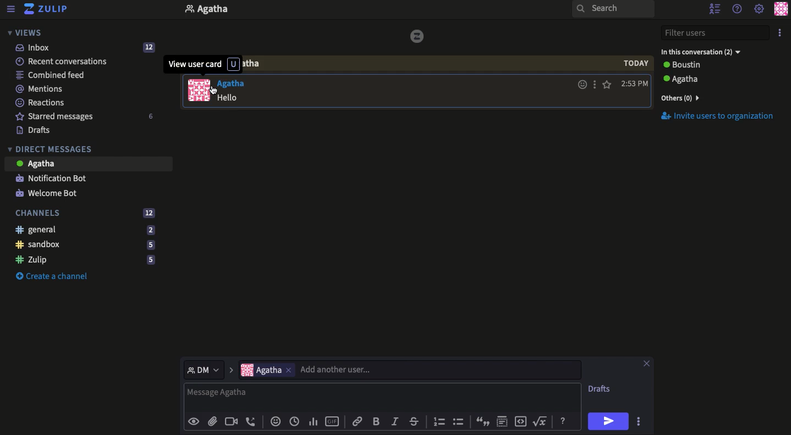 The width and height of the screenshot is (791, 435). I want to click on Recent conversations, so click(65, 61).